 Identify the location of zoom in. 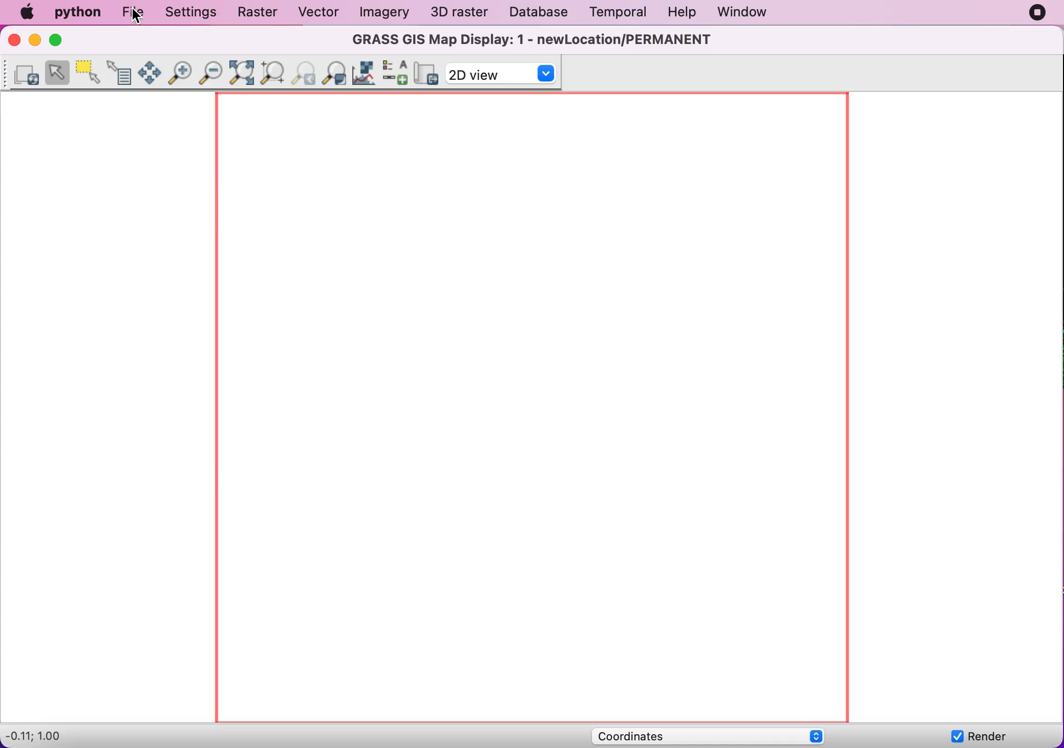
(180, 71).